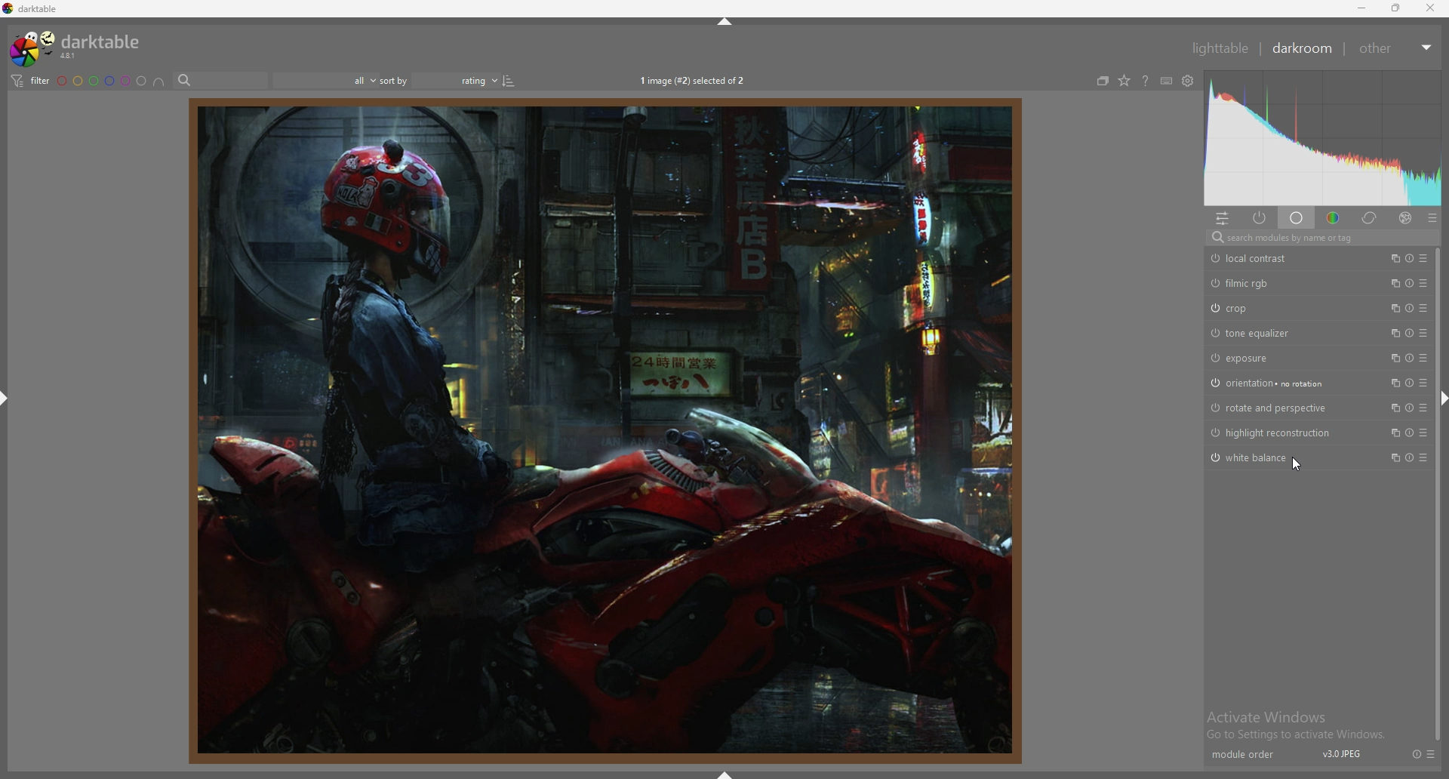 This screenshot has height=779, width=1449. Describe the element at coordinates (1303, 48) in the screenshot. I see `darkroom` at that location.